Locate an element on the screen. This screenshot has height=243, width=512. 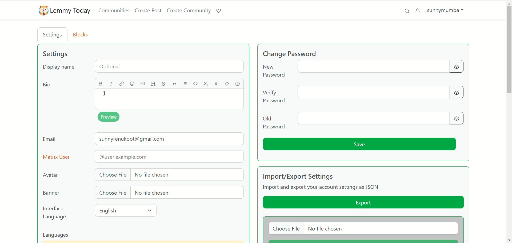
lemmy today is located at coordinates (71, 11).